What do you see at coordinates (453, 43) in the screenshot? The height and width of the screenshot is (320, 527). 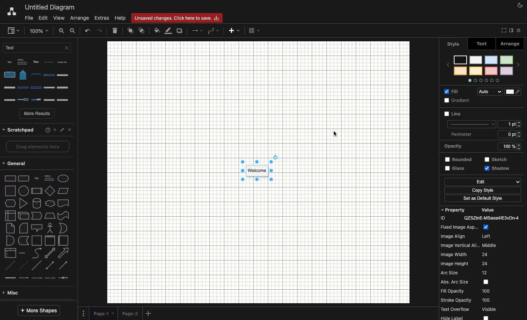 I see `style` at bounding box center [453, 43].